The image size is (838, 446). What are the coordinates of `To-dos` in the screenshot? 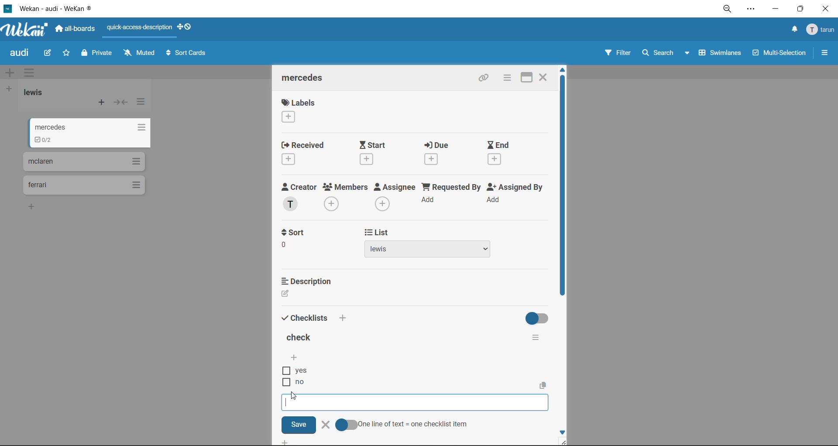 It's located at (45, 140).